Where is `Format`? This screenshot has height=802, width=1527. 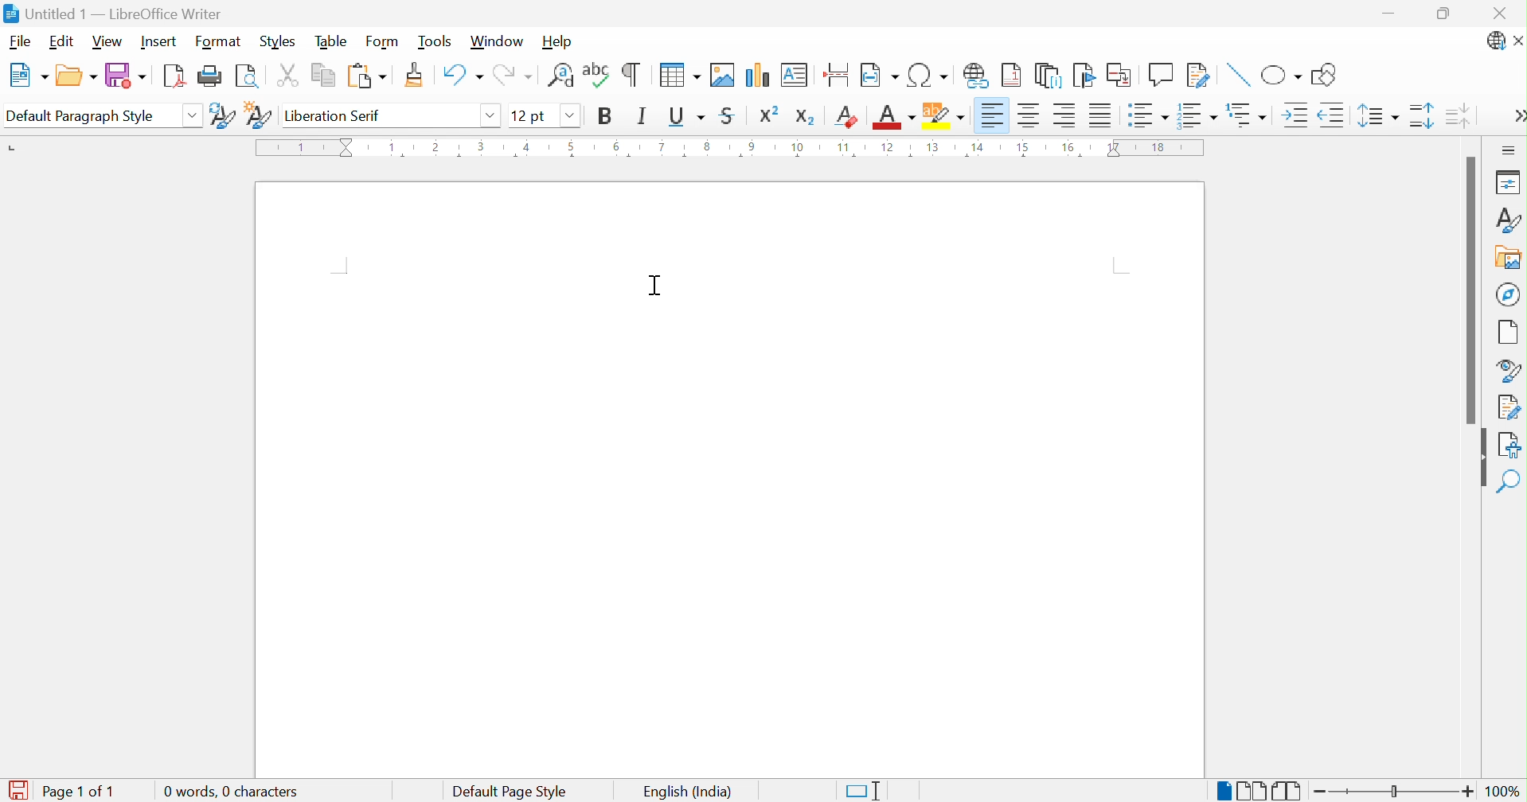 Format is located at coordinates (217, 42).